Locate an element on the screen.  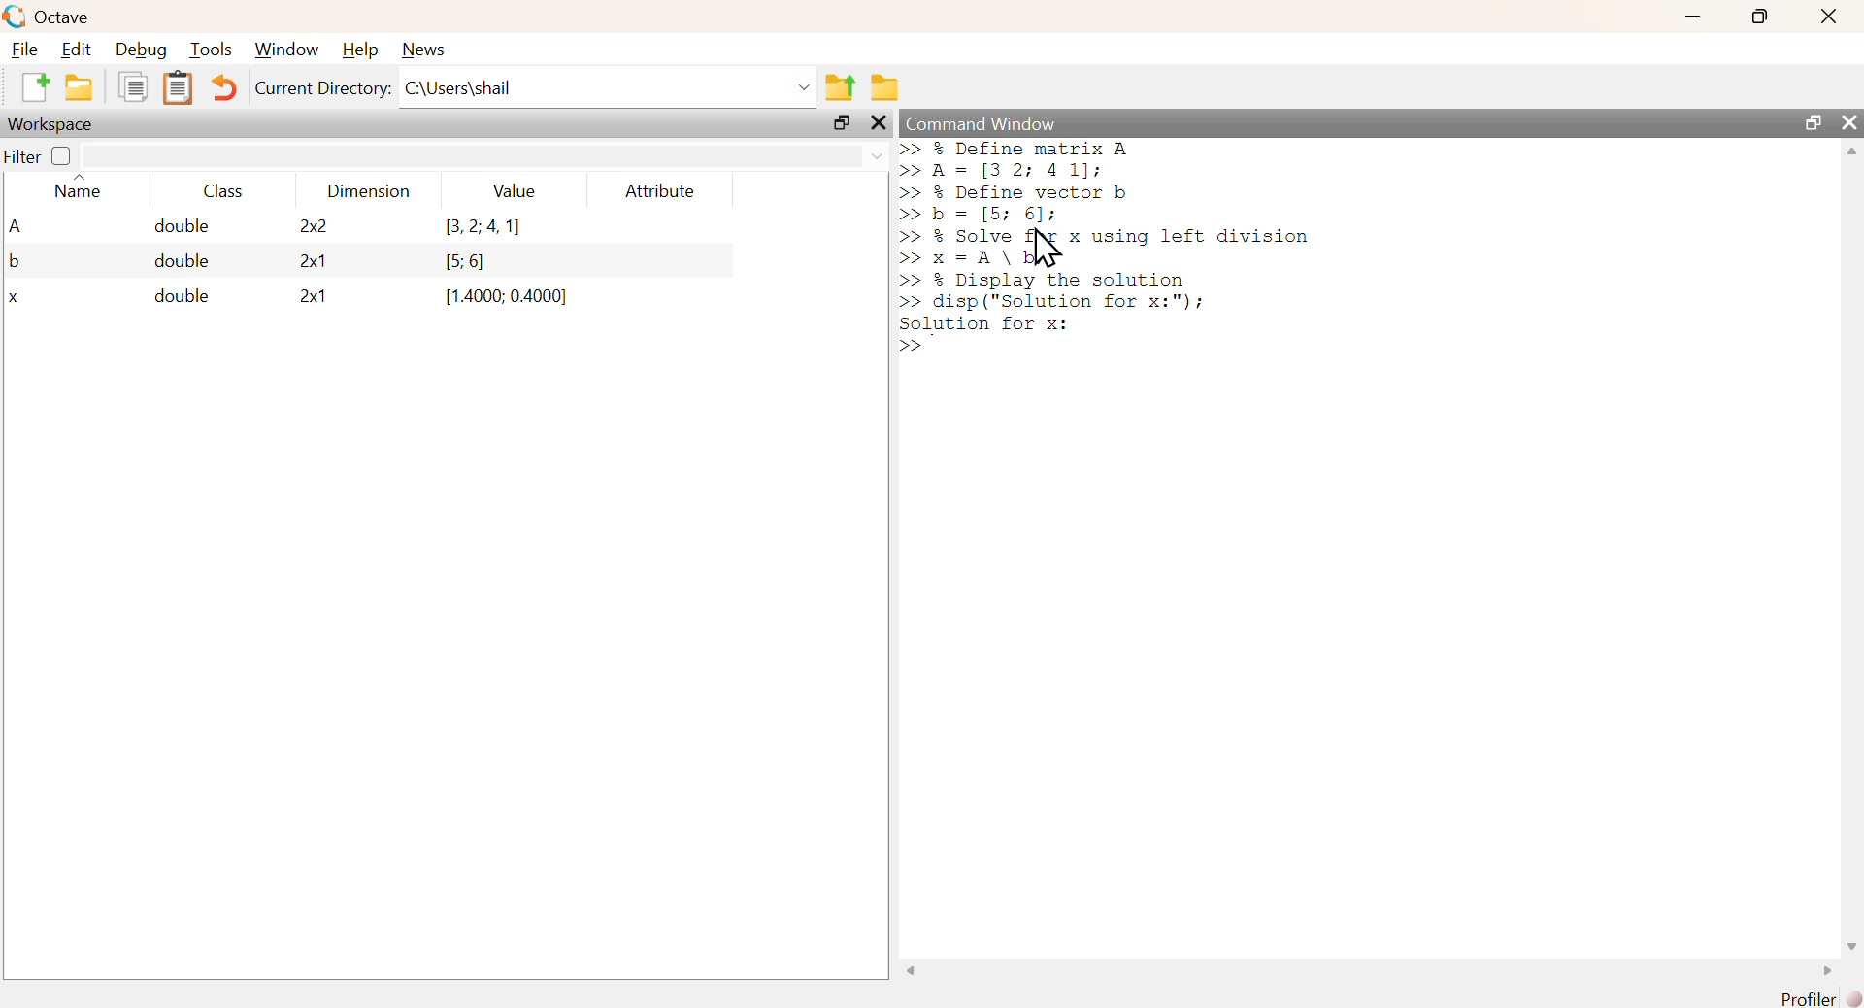
close is located at coordinates (877, 124).